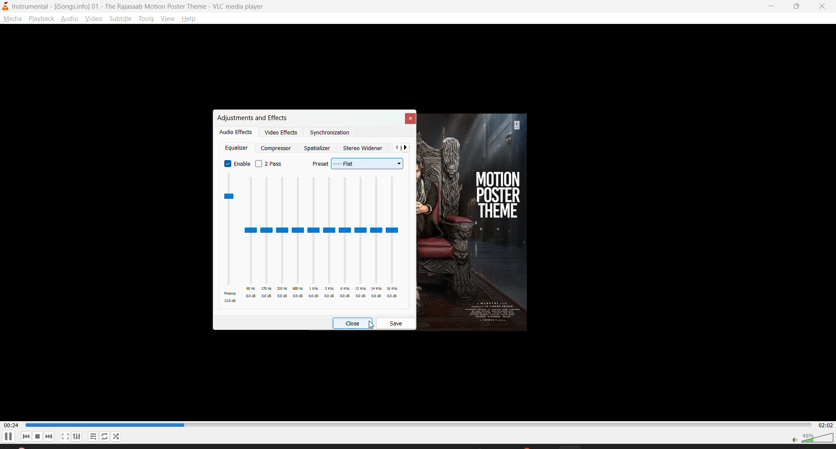  I want to click on video effects, so click(283, 134).